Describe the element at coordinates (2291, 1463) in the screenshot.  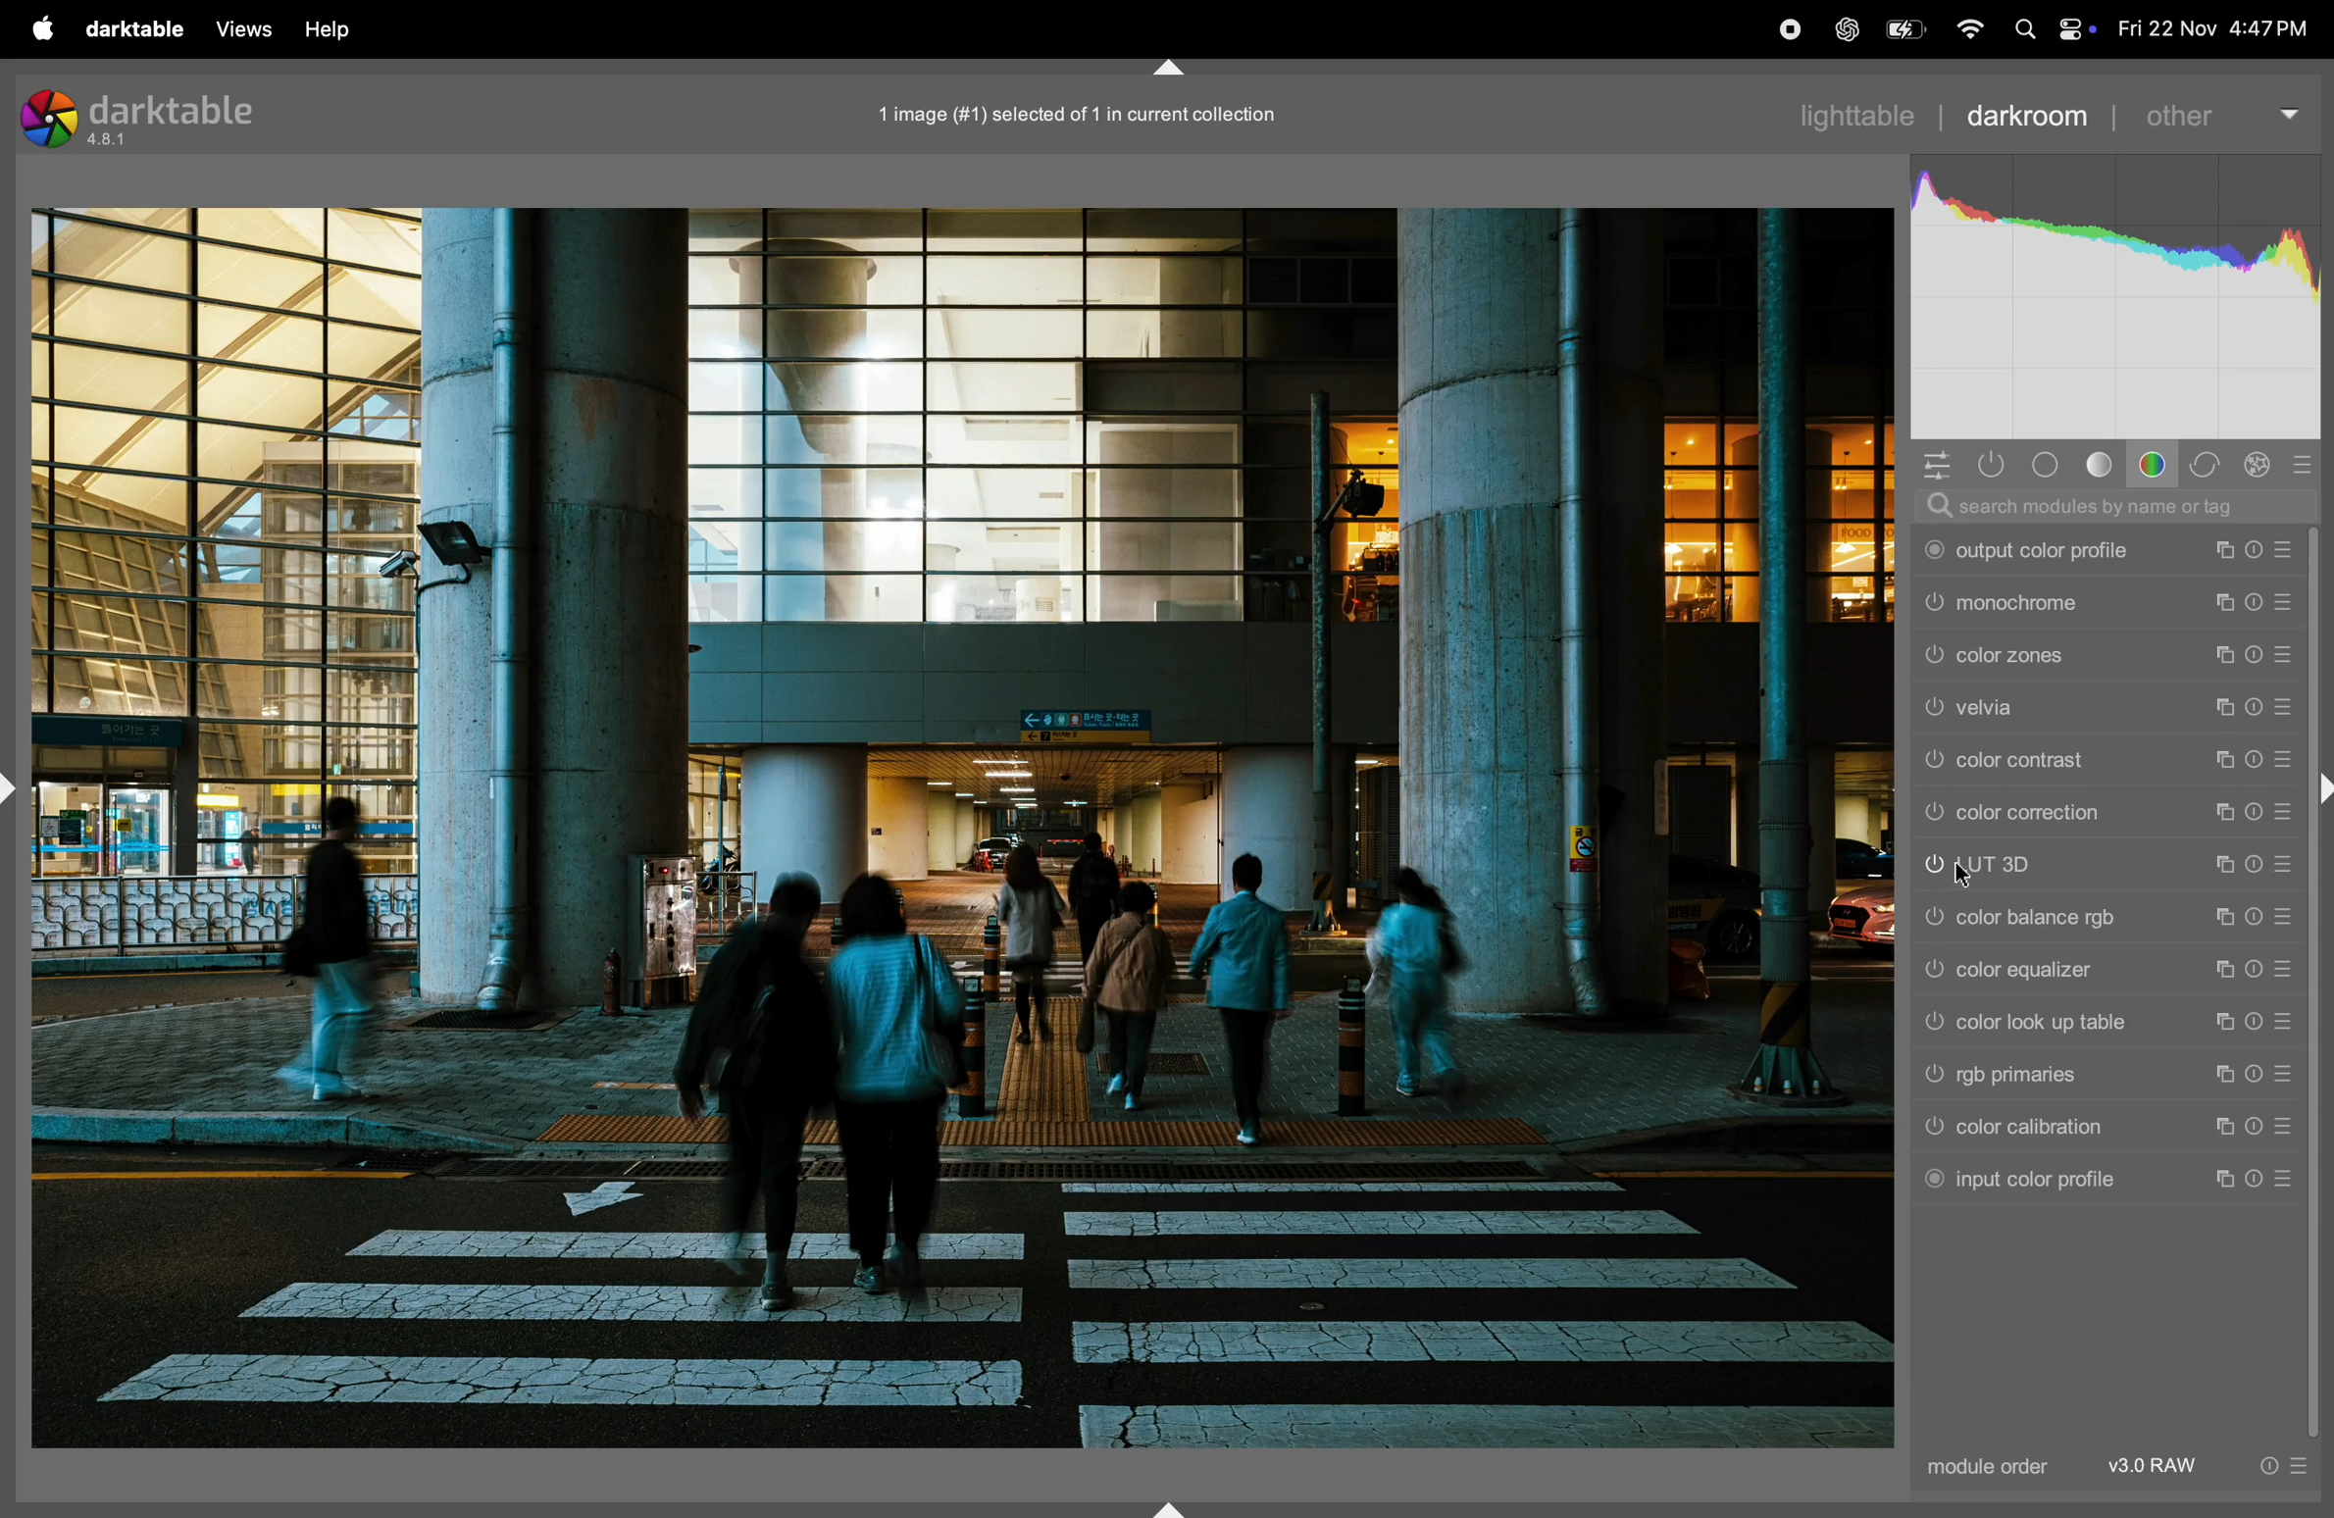
I see `info` at that location.